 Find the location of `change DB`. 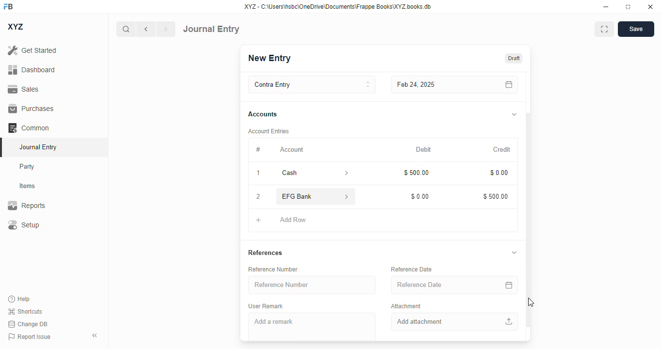

change DB is located at coordinates (28, 324).